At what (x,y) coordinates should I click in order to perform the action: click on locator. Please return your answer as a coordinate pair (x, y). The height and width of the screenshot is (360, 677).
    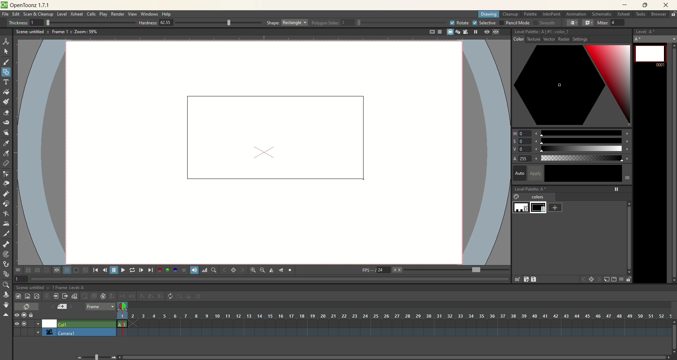
    Looking at the image, I should click on (213, 270).